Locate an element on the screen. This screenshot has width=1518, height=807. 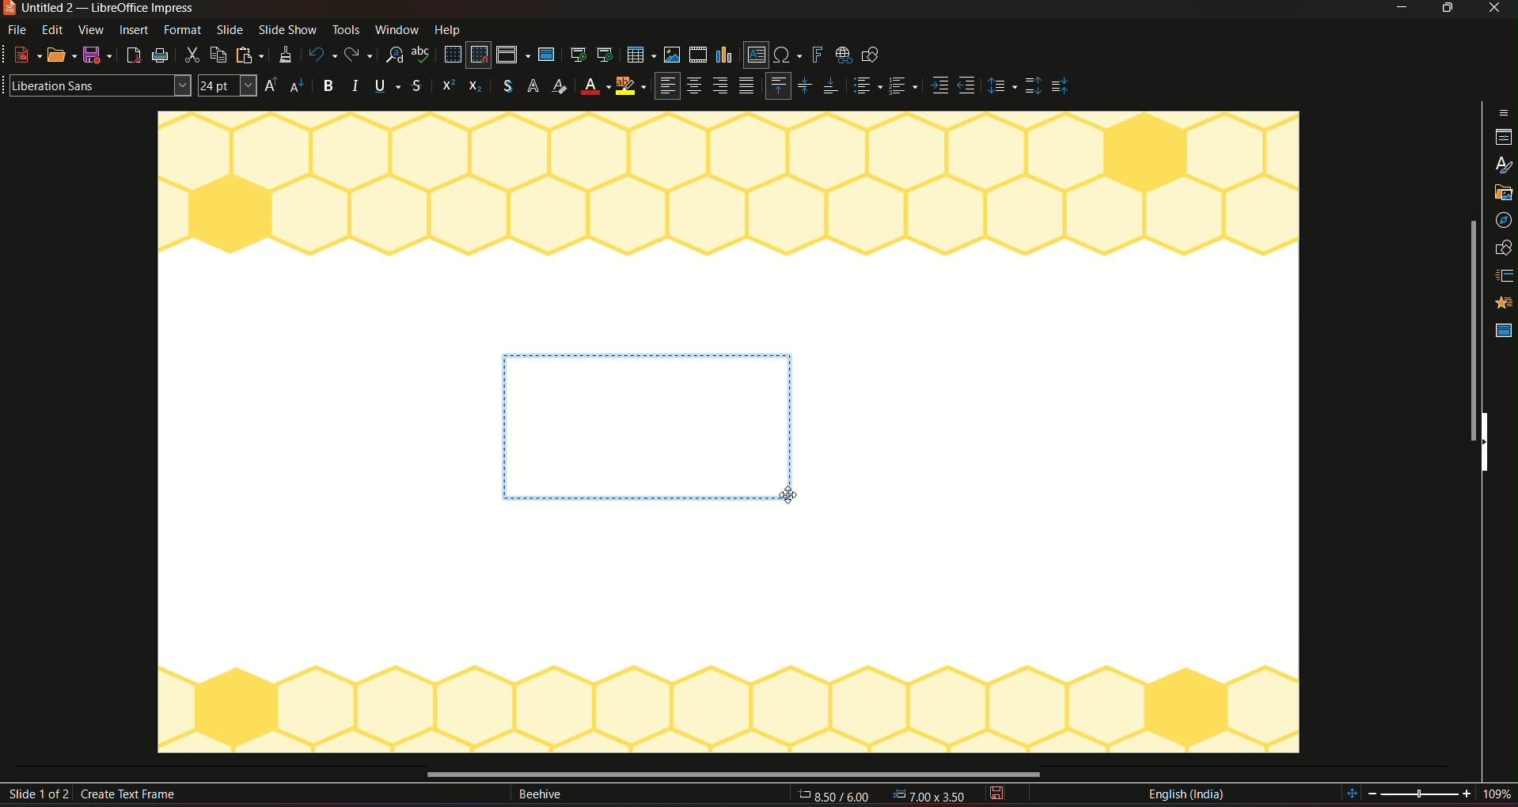
minimize is located at coordinates (1399, 9).